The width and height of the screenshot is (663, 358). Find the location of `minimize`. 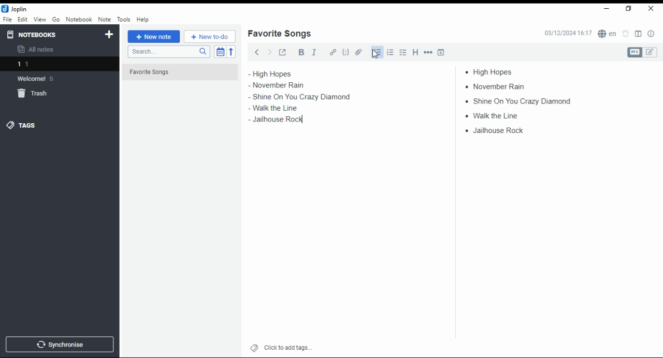

minimize is located at coordinates (605, 9).